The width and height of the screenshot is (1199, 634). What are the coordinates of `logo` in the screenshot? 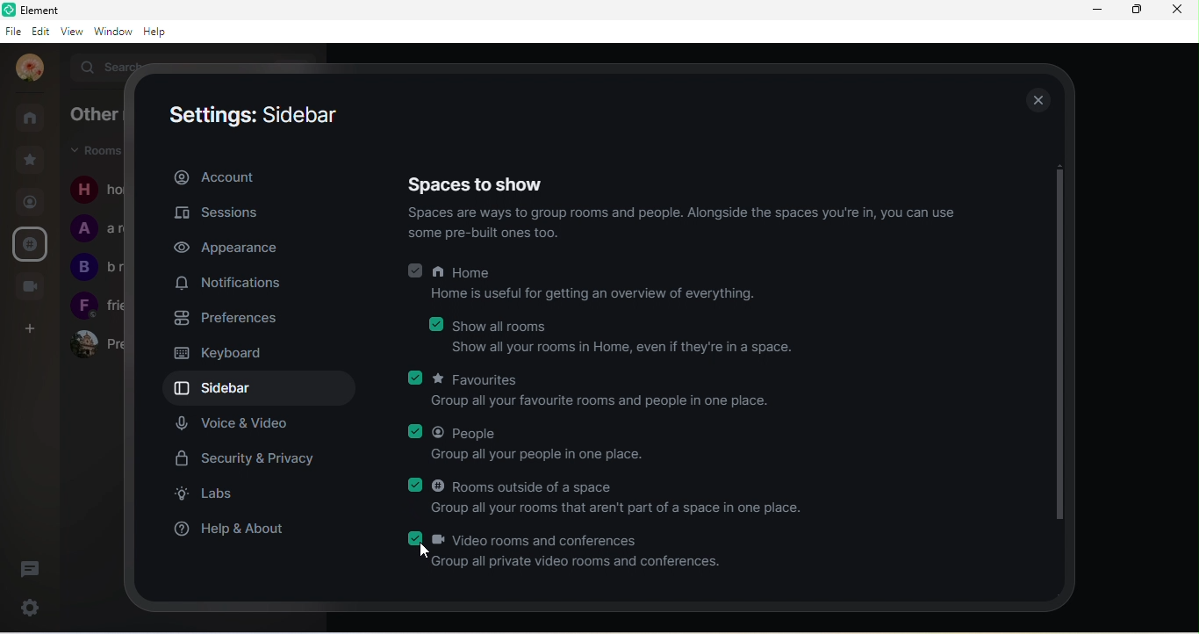 It's located at (11, 11).